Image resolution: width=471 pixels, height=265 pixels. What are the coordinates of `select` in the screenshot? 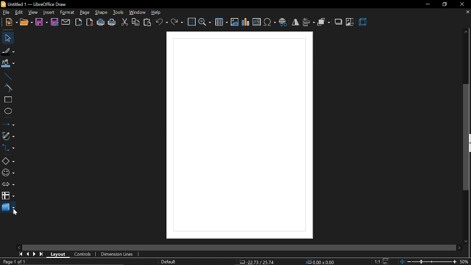 It's located at (6, 38).